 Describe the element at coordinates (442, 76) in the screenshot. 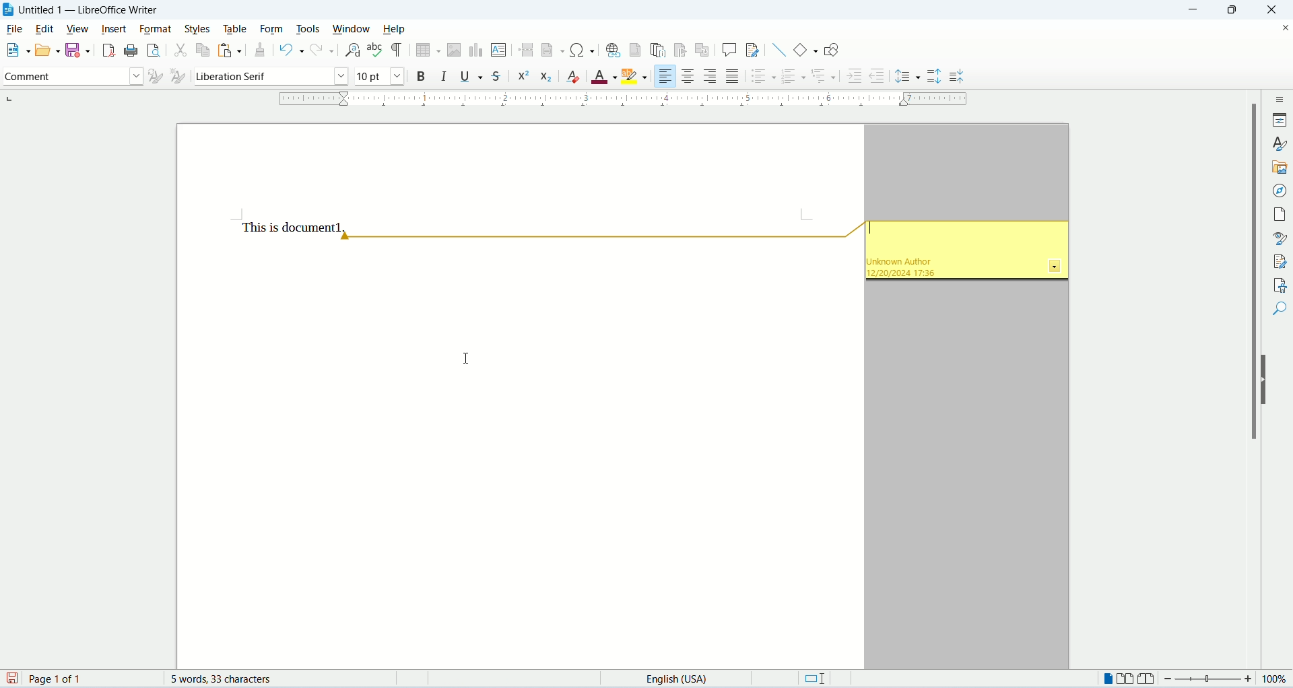

I see `italics` at that location.